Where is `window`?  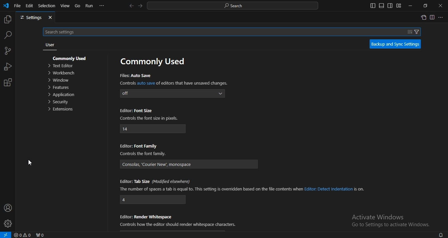
window is located at coordinates (59, 80).